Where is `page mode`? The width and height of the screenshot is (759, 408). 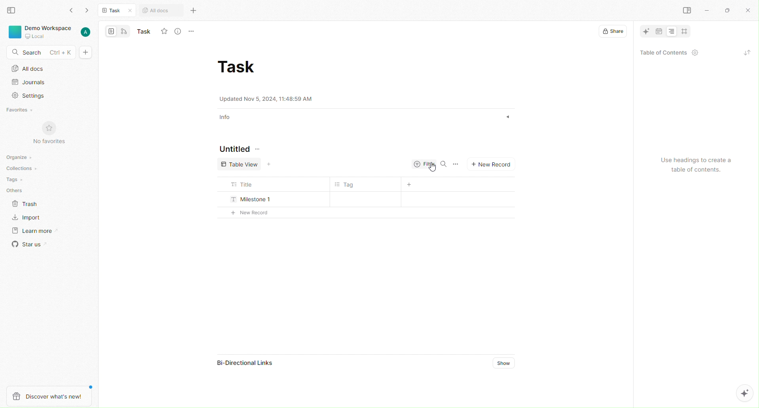 page mode is located at coordinates (111, 32).